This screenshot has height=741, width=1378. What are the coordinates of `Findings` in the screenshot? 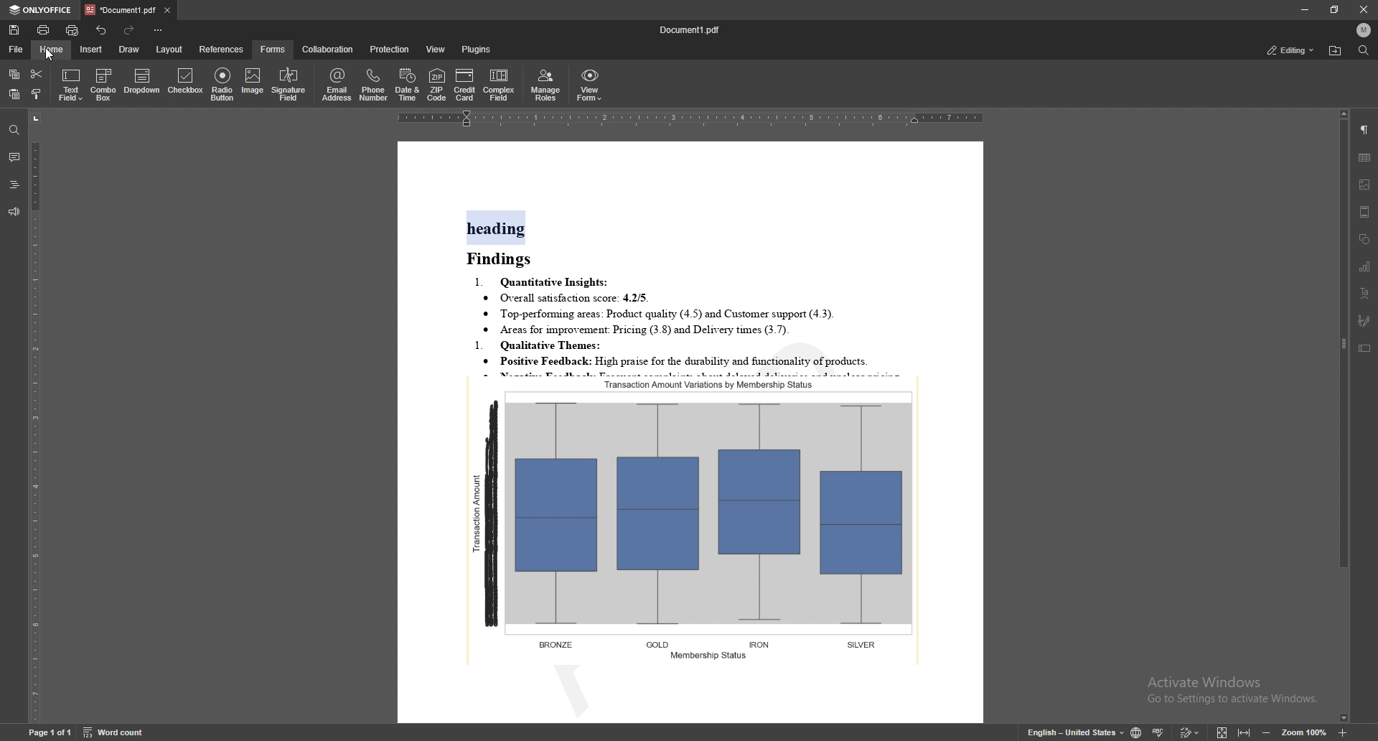 It's located at (505, 259).